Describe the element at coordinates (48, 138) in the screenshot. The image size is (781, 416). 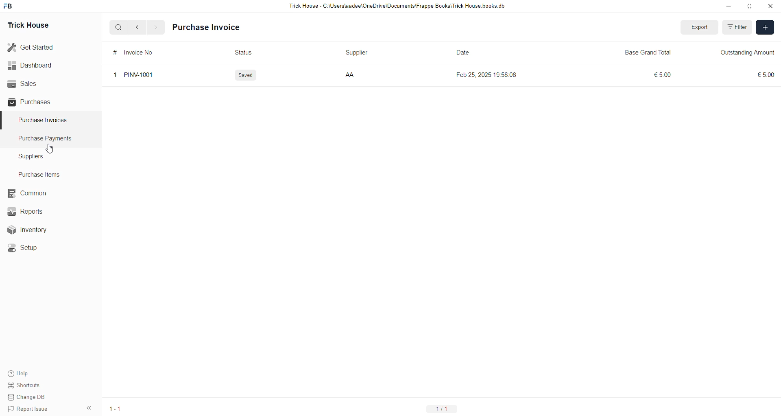
I see `Purchase Payments` at that location.